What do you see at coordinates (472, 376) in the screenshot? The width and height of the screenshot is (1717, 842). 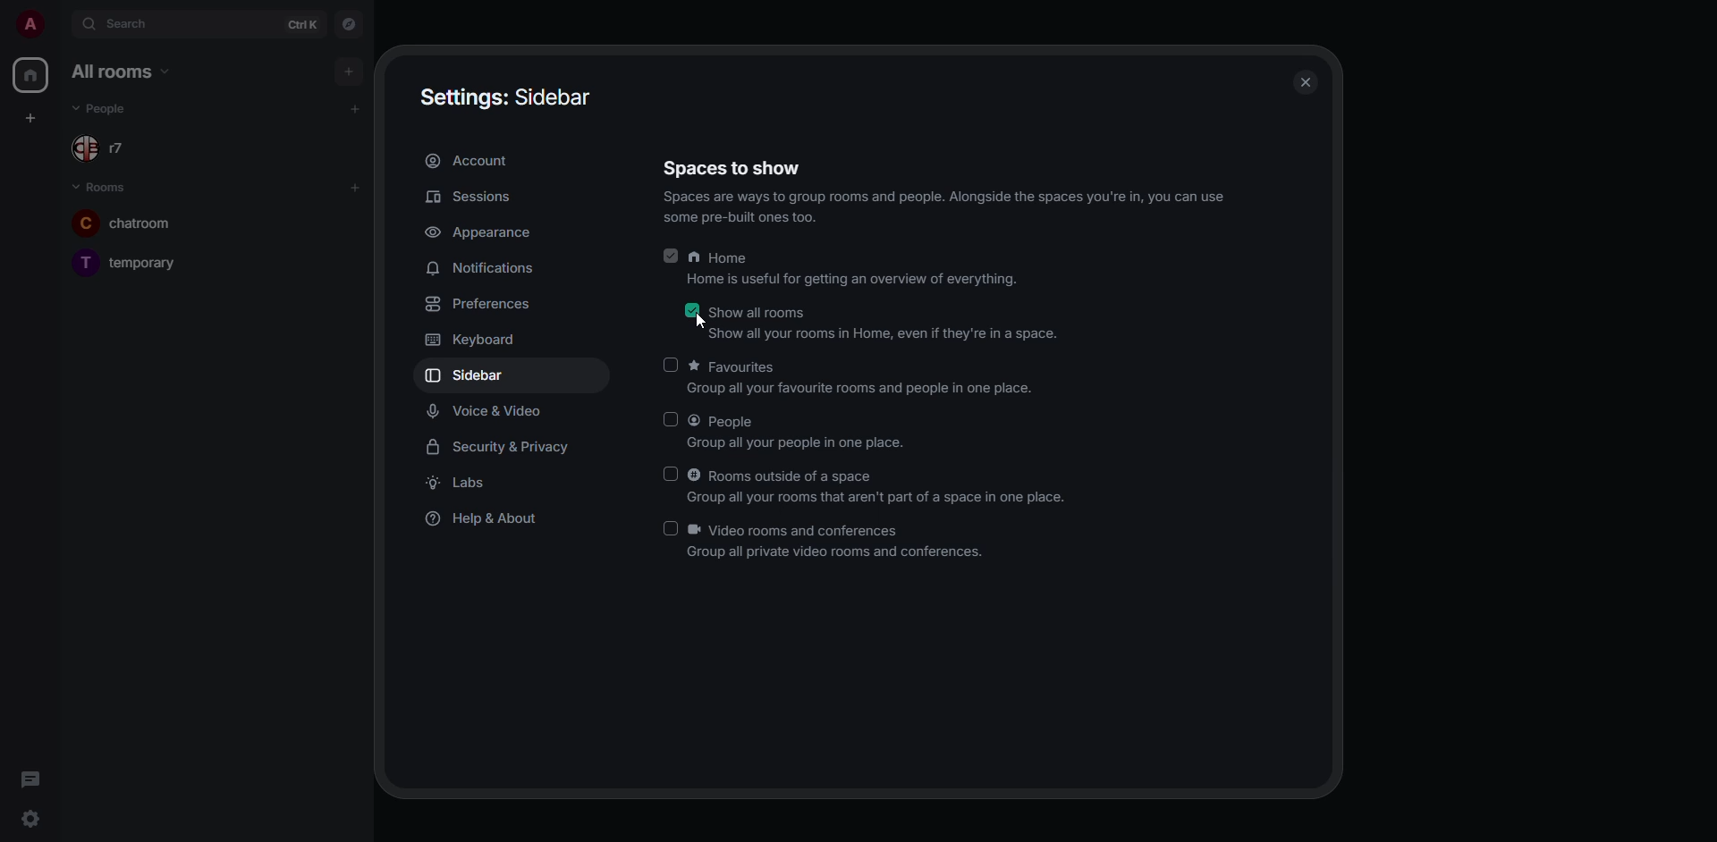 I see `sidebar` at bounding box center [472, 376].